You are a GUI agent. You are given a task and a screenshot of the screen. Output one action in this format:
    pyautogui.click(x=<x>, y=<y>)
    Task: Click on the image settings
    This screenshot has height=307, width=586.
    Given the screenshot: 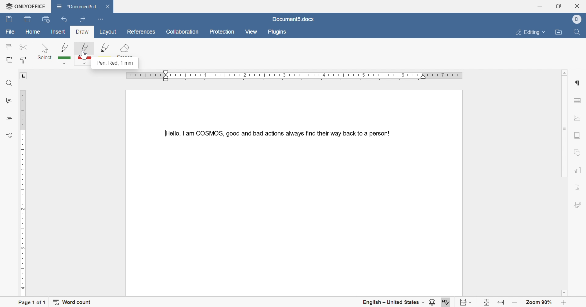 What is the action you would take?
    pyautogui.click(x=580, y=117)
    